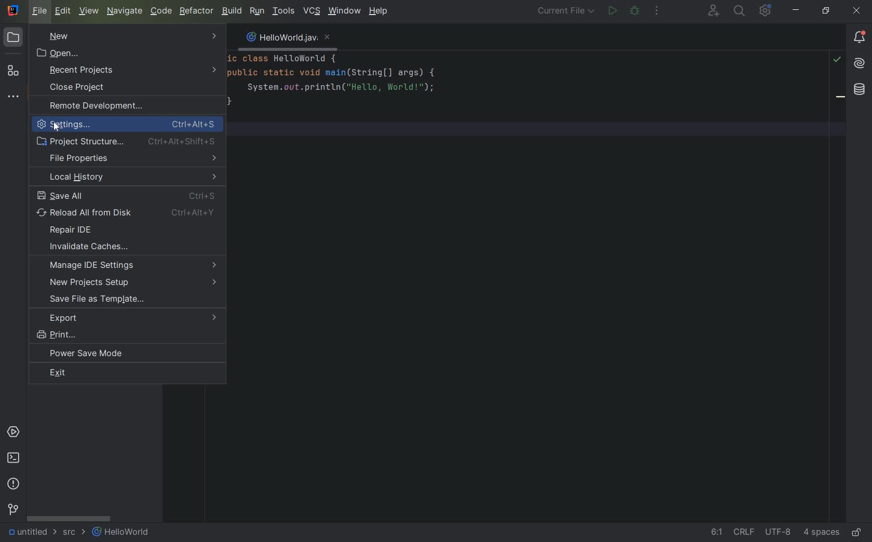  Describe the element at coordinates (131, 317) in the screenshot. I see `export` at that location.